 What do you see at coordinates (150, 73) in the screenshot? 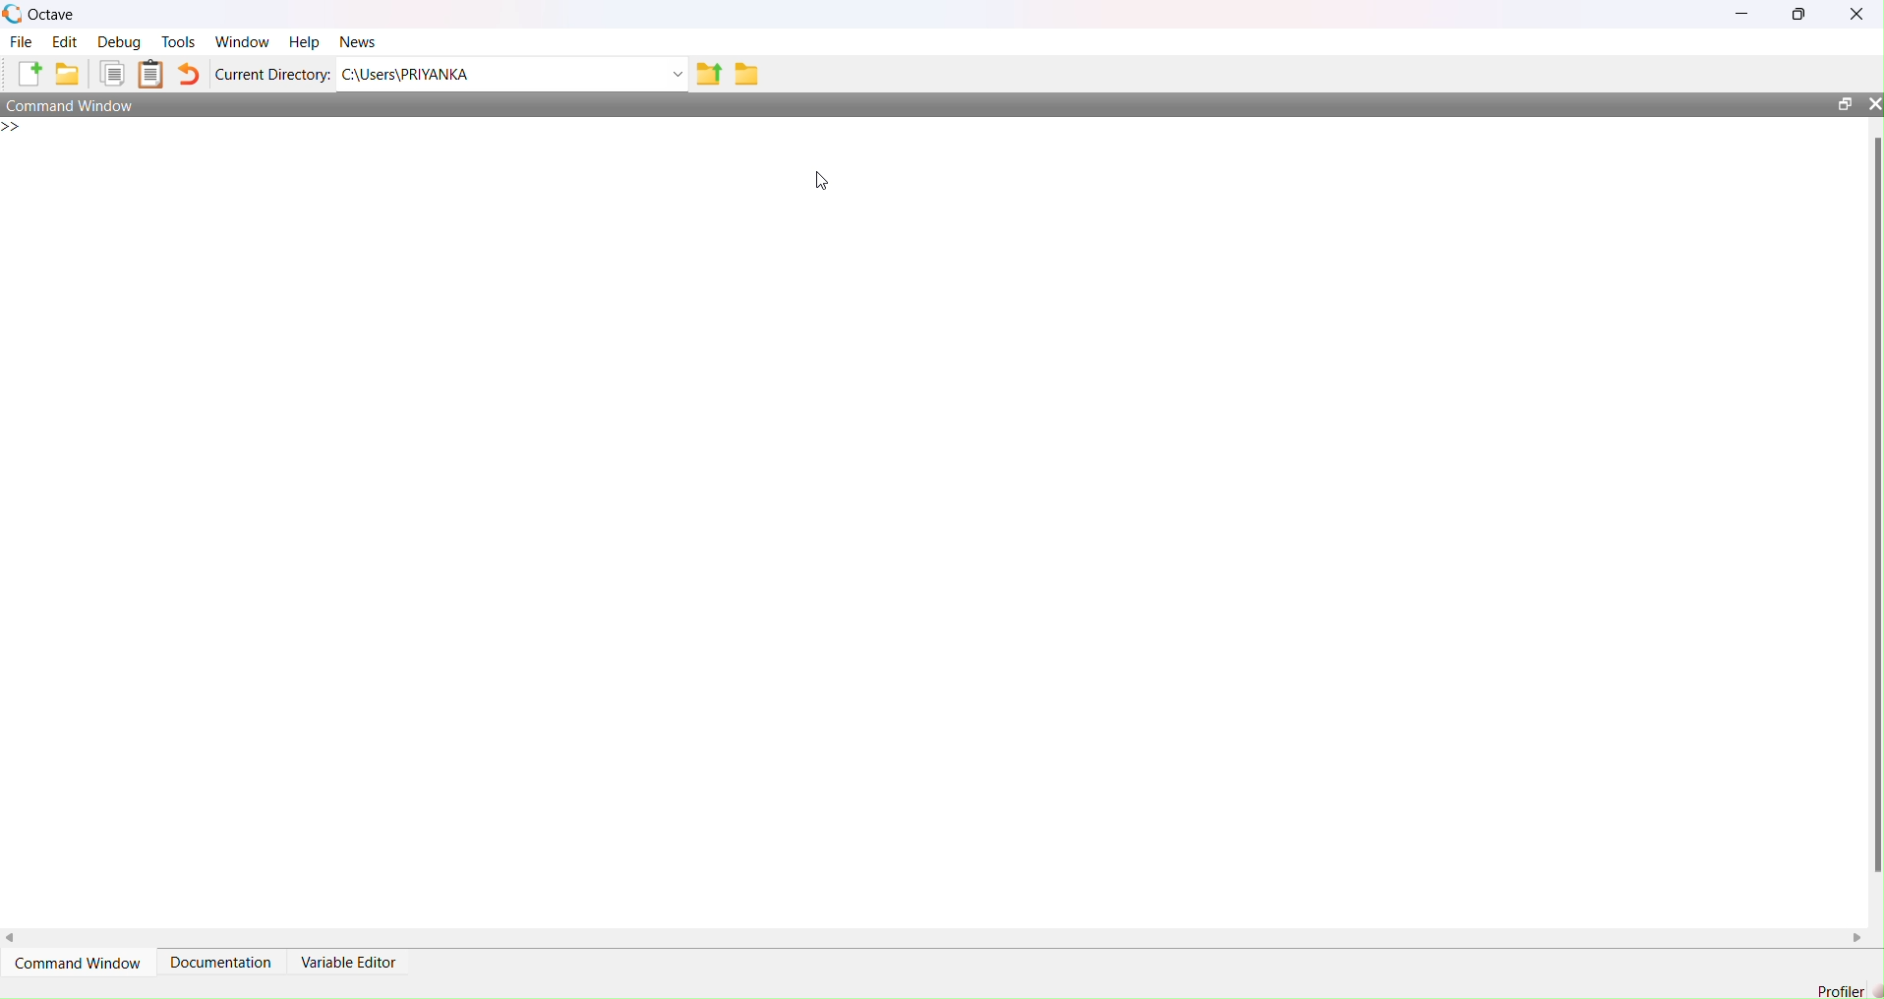
I see `notes` at bounding box center [150, 73].